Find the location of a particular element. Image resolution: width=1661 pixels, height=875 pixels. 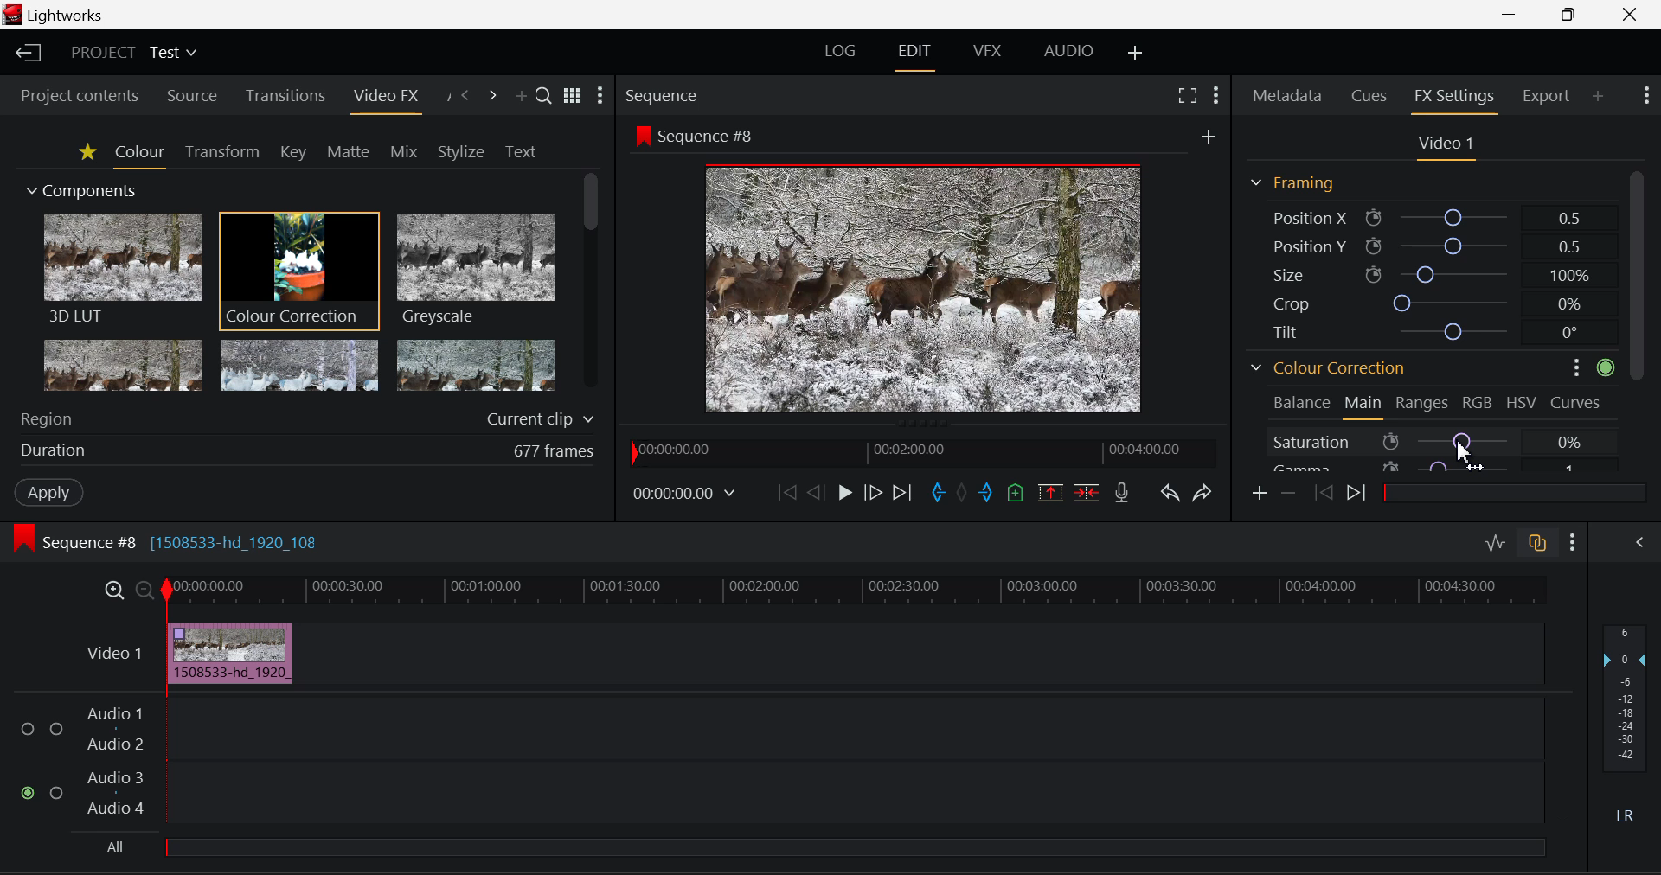

Show Settings is located at coordinates (1215, 96).